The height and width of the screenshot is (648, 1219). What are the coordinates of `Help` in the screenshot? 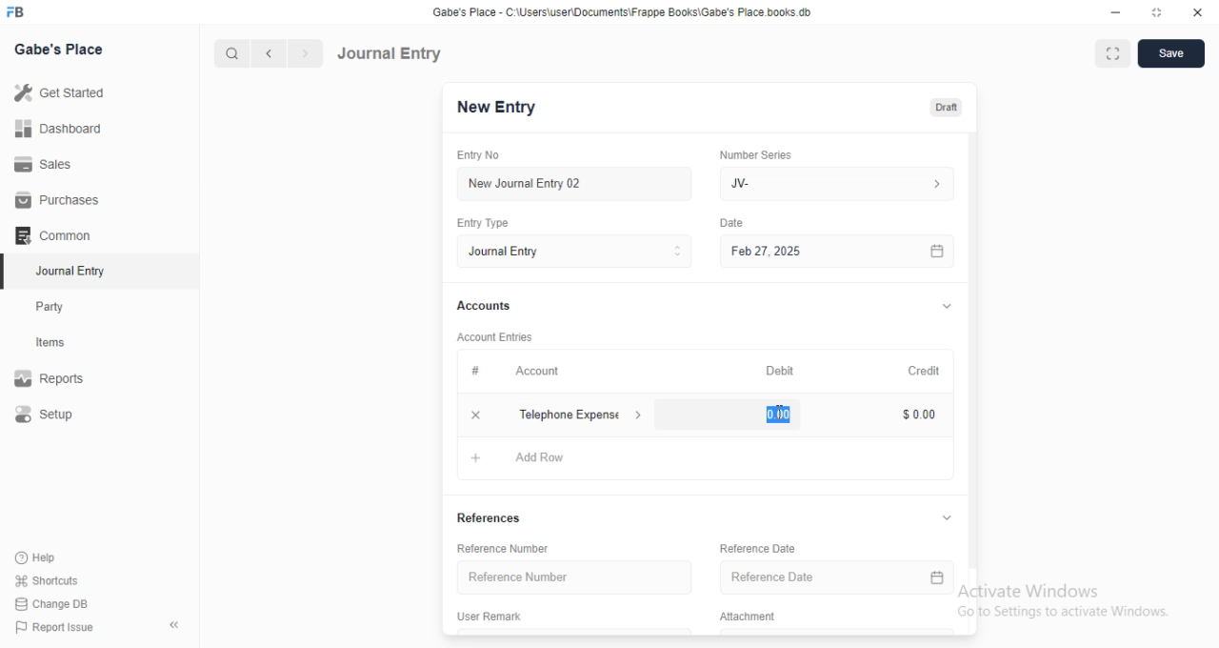 It's located at (34, 557).